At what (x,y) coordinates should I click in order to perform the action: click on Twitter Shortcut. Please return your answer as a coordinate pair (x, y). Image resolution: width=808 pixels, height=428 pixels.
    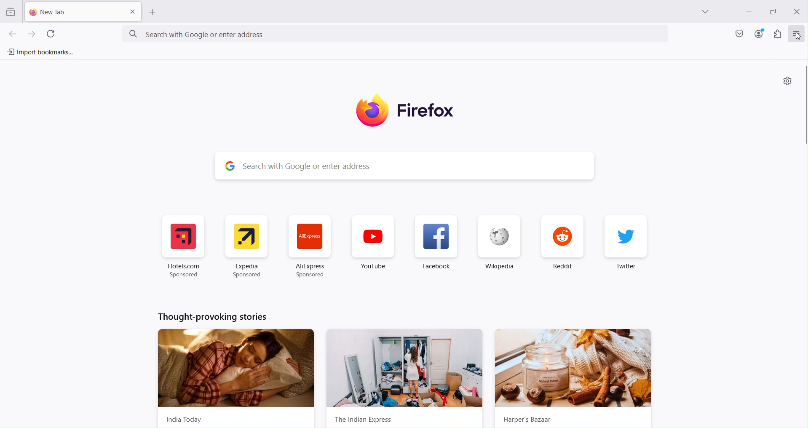
    Looking at the image, I should click on (625, 246).